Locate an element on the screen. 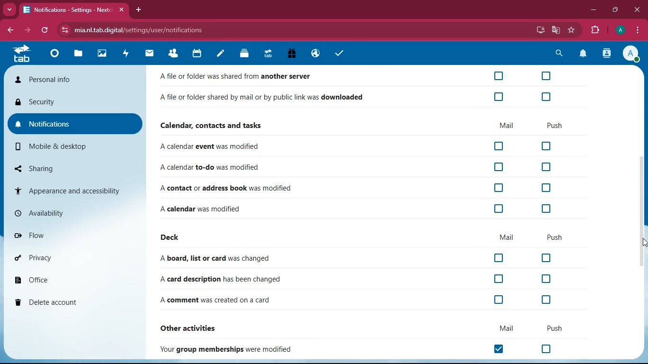 The width and height of the screenshot is (648, 364). mia.nl.tab.digital/settings/user/notifications is located at coordinates (144, 30).